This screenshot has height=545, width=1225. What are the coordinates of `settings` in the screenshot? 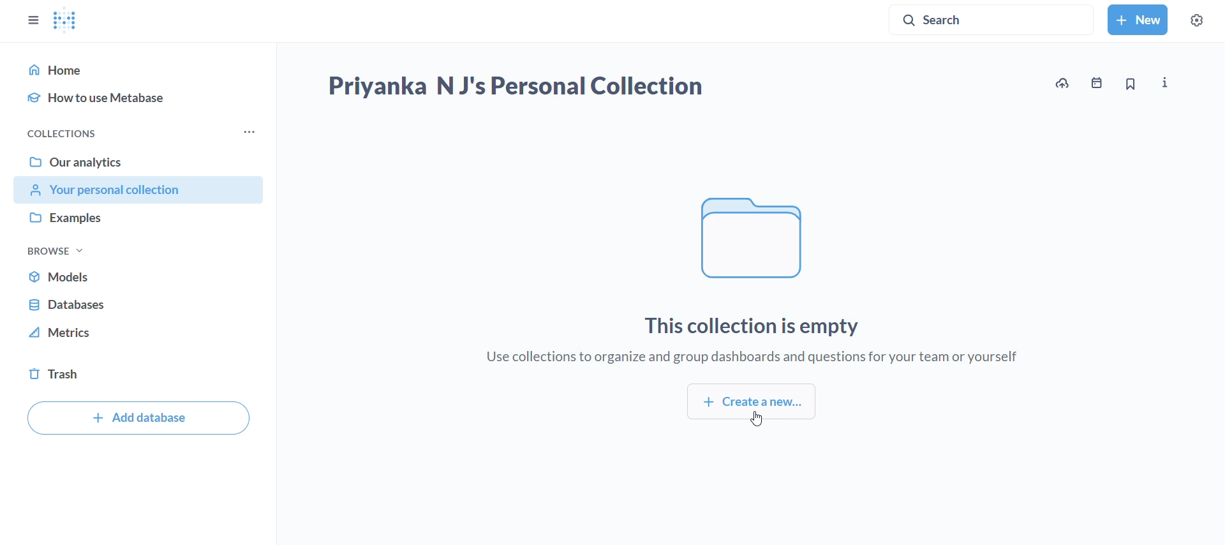 It's located at (1204, 18).